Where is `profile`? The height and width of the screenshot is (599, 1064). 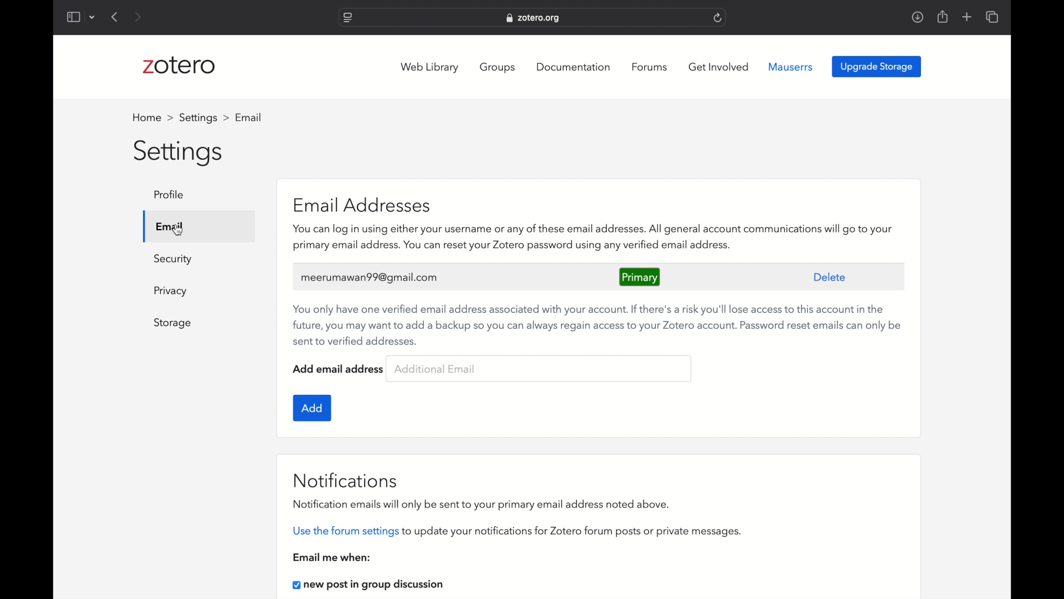
profile is located at coordinates (172, 195).